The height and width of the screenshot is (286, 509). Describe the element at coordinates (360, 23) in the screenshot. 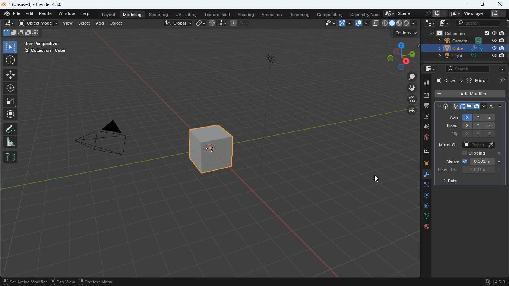

I see `overlap` at that location.